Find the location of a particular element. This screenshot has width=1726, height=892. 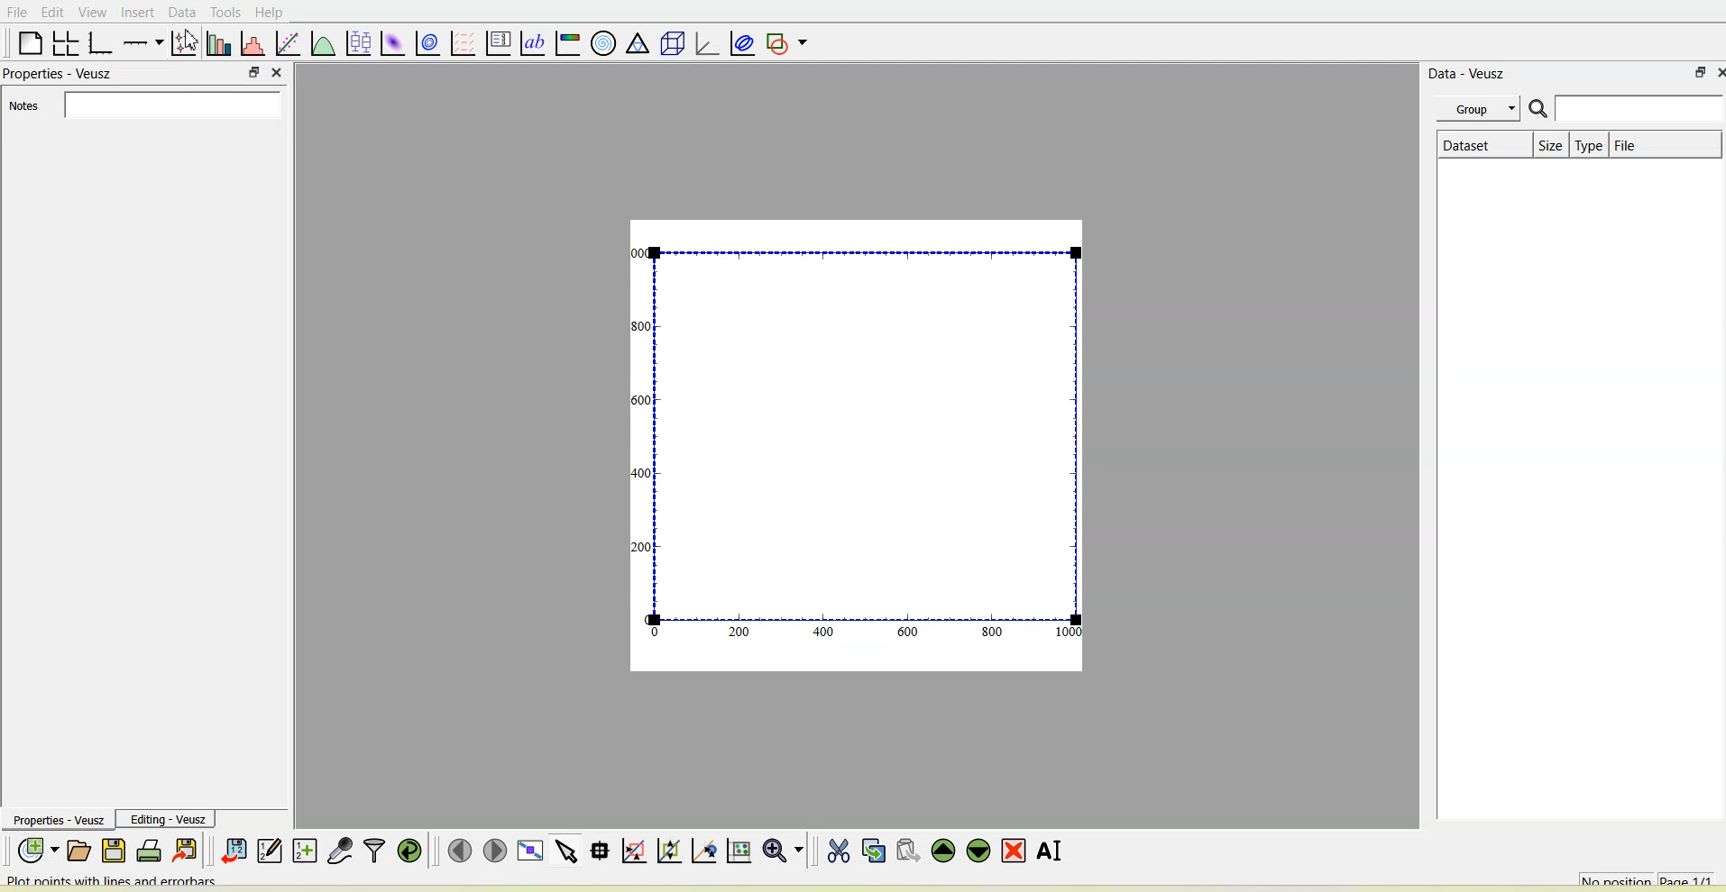

Zoom functions menu is located at coordinates (784, 851).